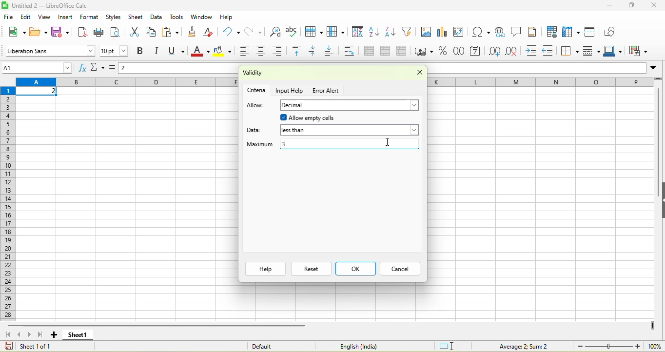 The width and height of the screenshot is (665, 352). What do you see at coordinates (298, 51) in the screenshot?
I see `align top` at bounding box center [298, 51].